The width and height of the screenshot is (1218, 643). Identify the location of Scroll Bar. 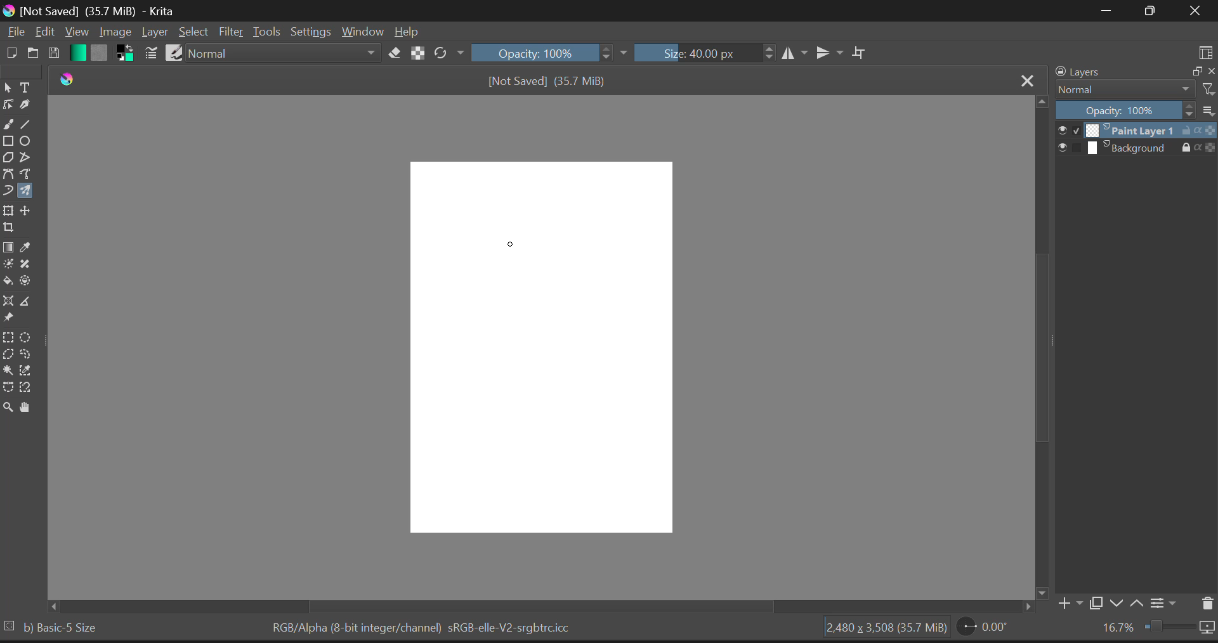
(530, 607).